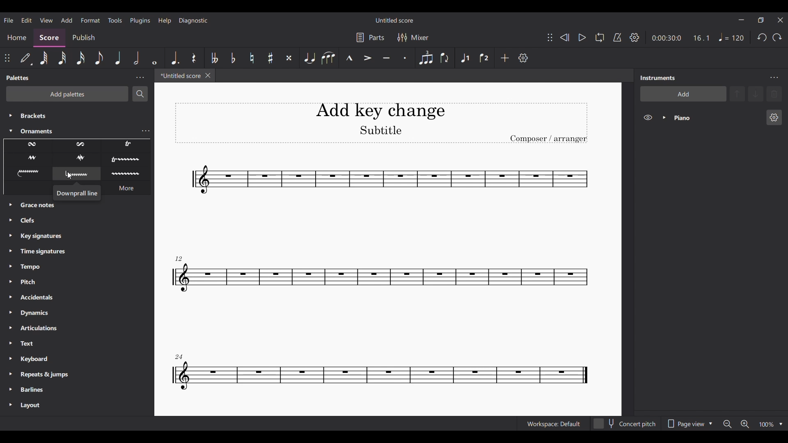 The width and height of the screenshot is (788, 443). Describe the element at coordinates (25, 58) in the screenshot. I see `default` at that location.